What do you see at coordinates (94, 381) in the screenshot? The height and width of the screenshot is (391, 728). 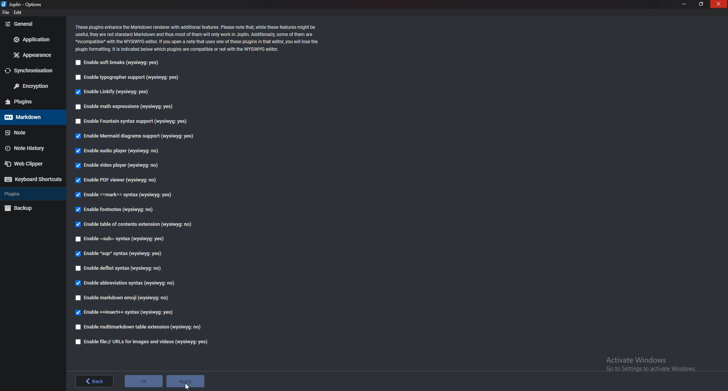 I see `back` at bounding box center [94, 381].